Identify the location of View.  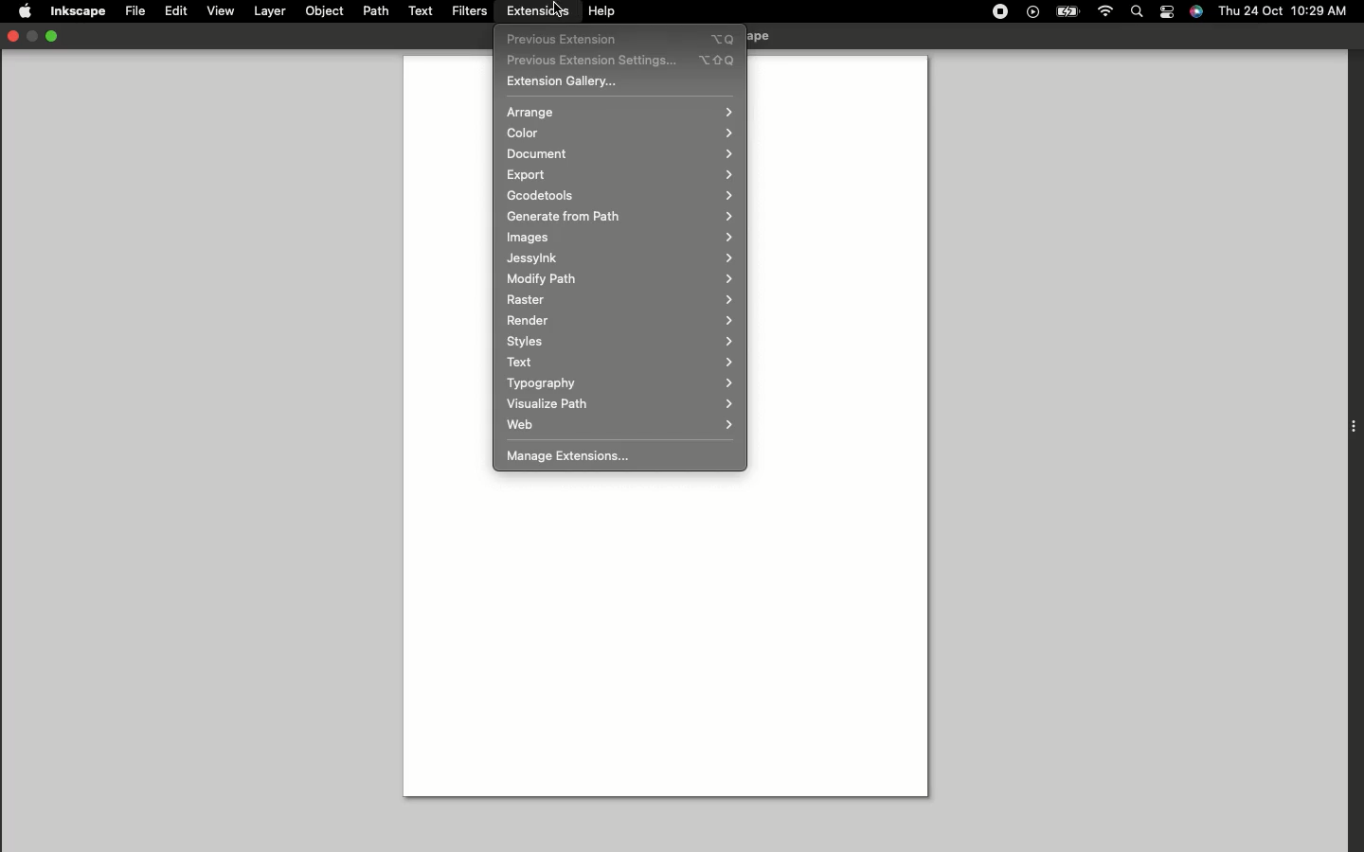
(224, 11).